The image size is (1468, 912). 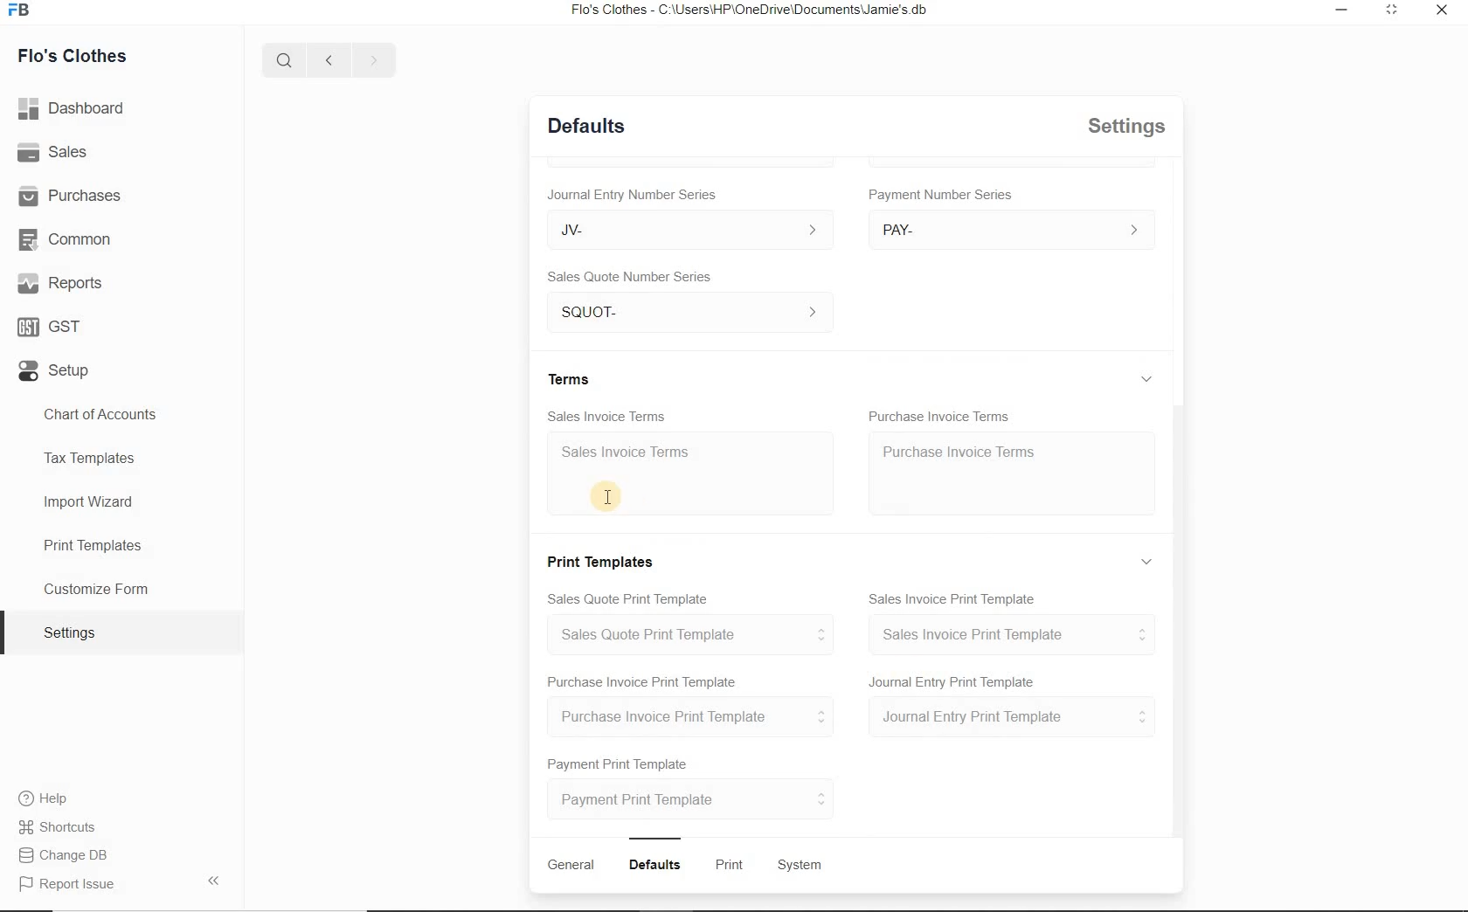 I want to click on Shortcuts, so click(x=59, y=827).